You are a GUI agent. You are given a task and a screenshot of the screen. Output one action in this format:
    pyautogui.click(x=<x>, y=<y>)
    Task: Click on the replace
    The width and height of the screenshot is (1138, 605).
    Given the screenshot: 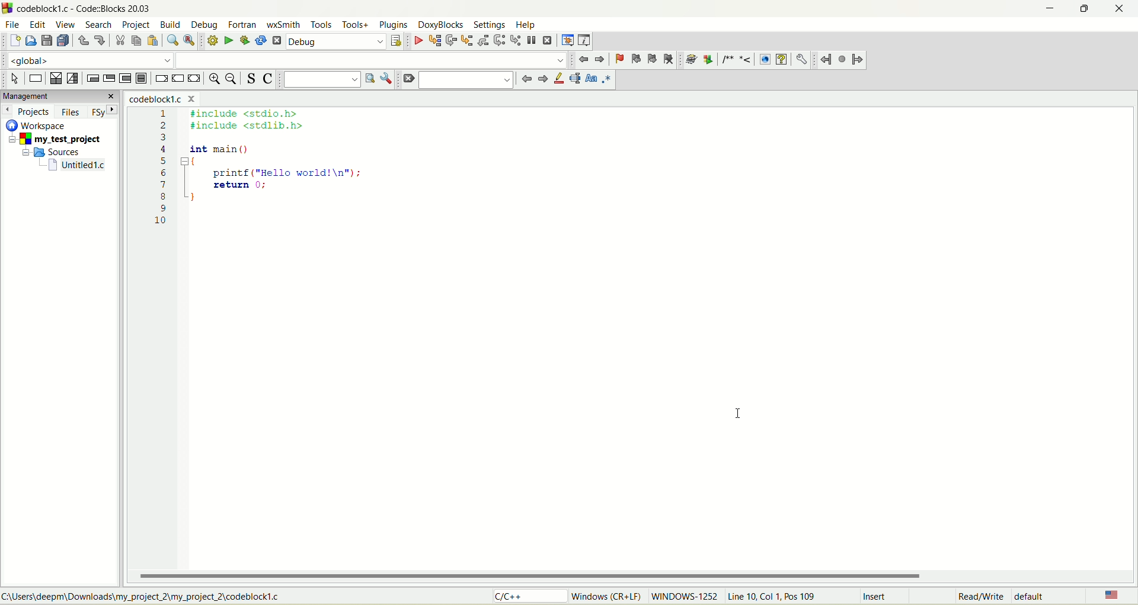 What is the action you would take?
    pyautogui.click(x=188, y=40)
    